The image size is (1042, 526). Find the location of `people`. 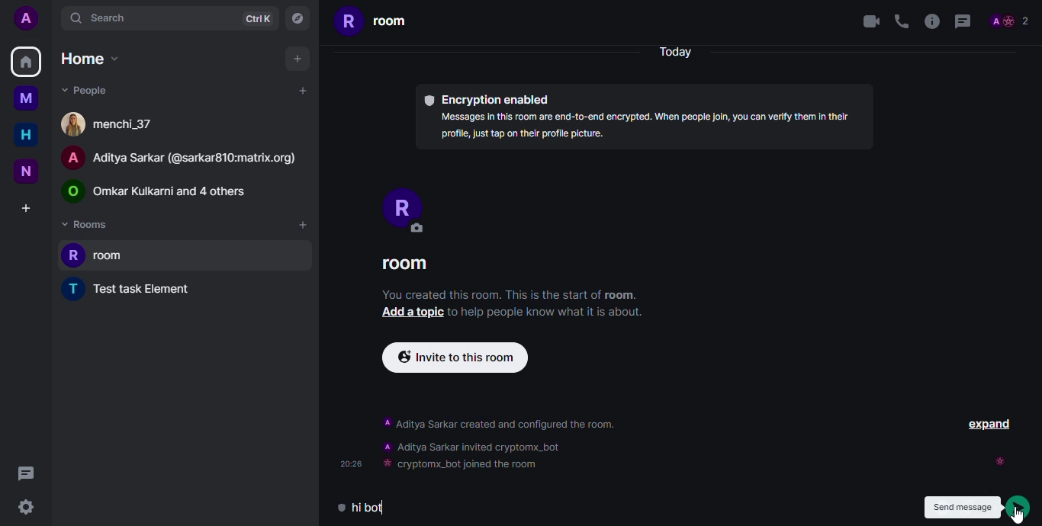

people is located at coordinates (93, 90).